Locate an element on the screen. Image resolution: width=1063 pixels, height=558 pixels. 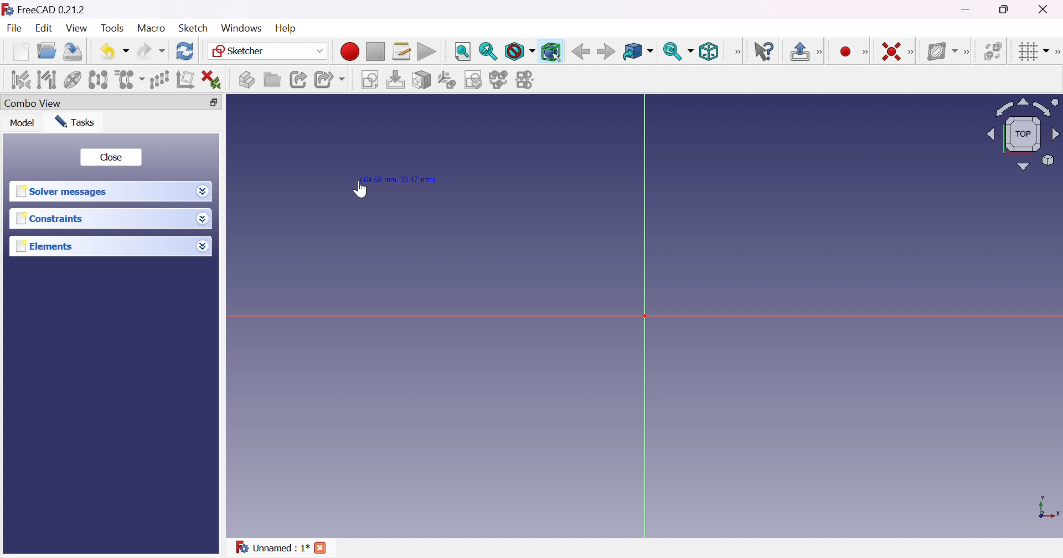
Redo is located at coordinates (152, 52).